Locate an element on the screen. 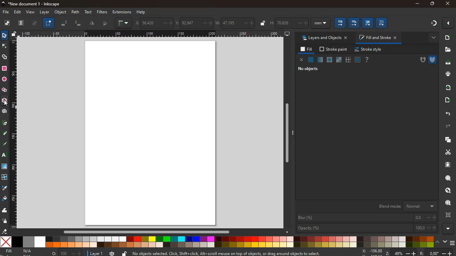 The height and width of the screenshot is (256, 456). circle is located at coordinates (4, 79).